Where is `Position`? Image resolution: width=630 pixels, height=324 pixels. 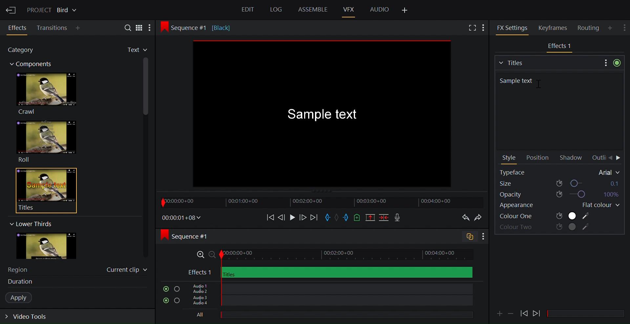 Position is located at coordinates (537, 158).